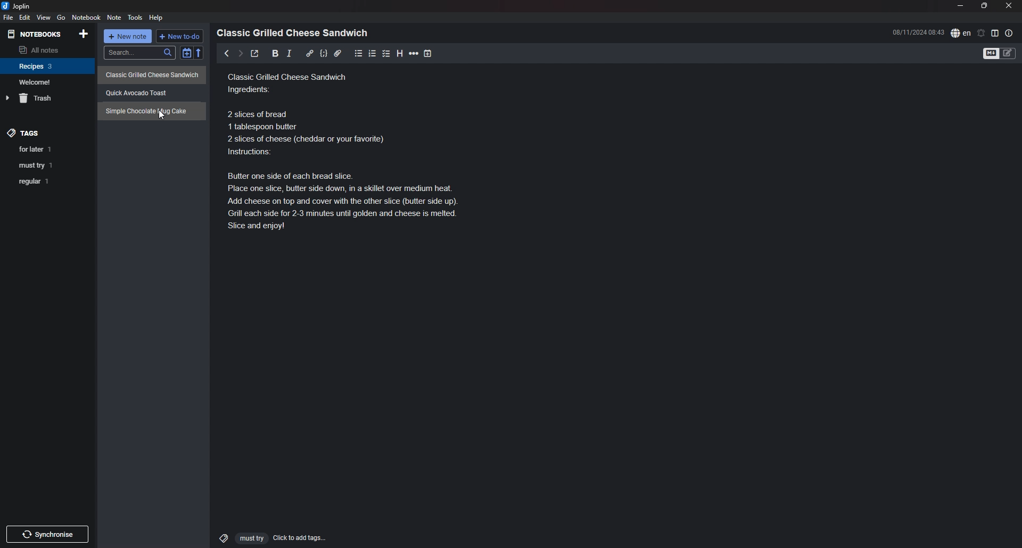 This screenshot has width=1022, height=548. Describe the element at coordinates (129, 37) in the screenshot. I see `new note` at that location.